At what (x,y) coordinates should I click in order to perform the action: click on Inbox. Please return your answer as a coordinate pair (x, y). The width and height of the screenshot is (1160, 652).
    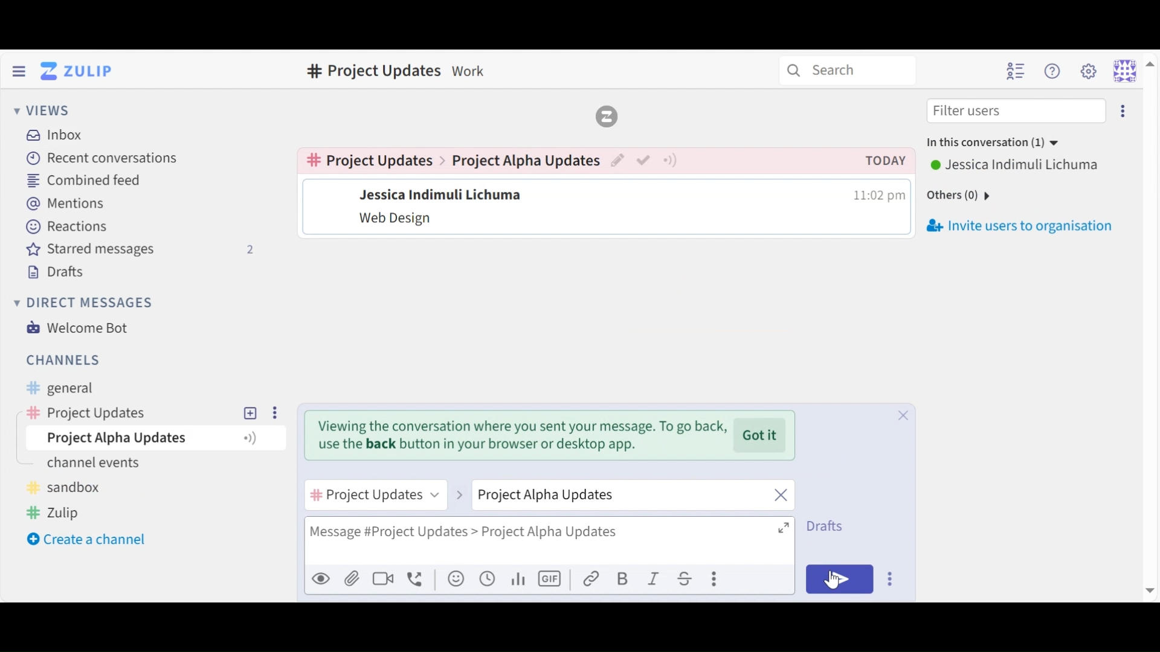
    Looking at the image, I should click on (56, 136).